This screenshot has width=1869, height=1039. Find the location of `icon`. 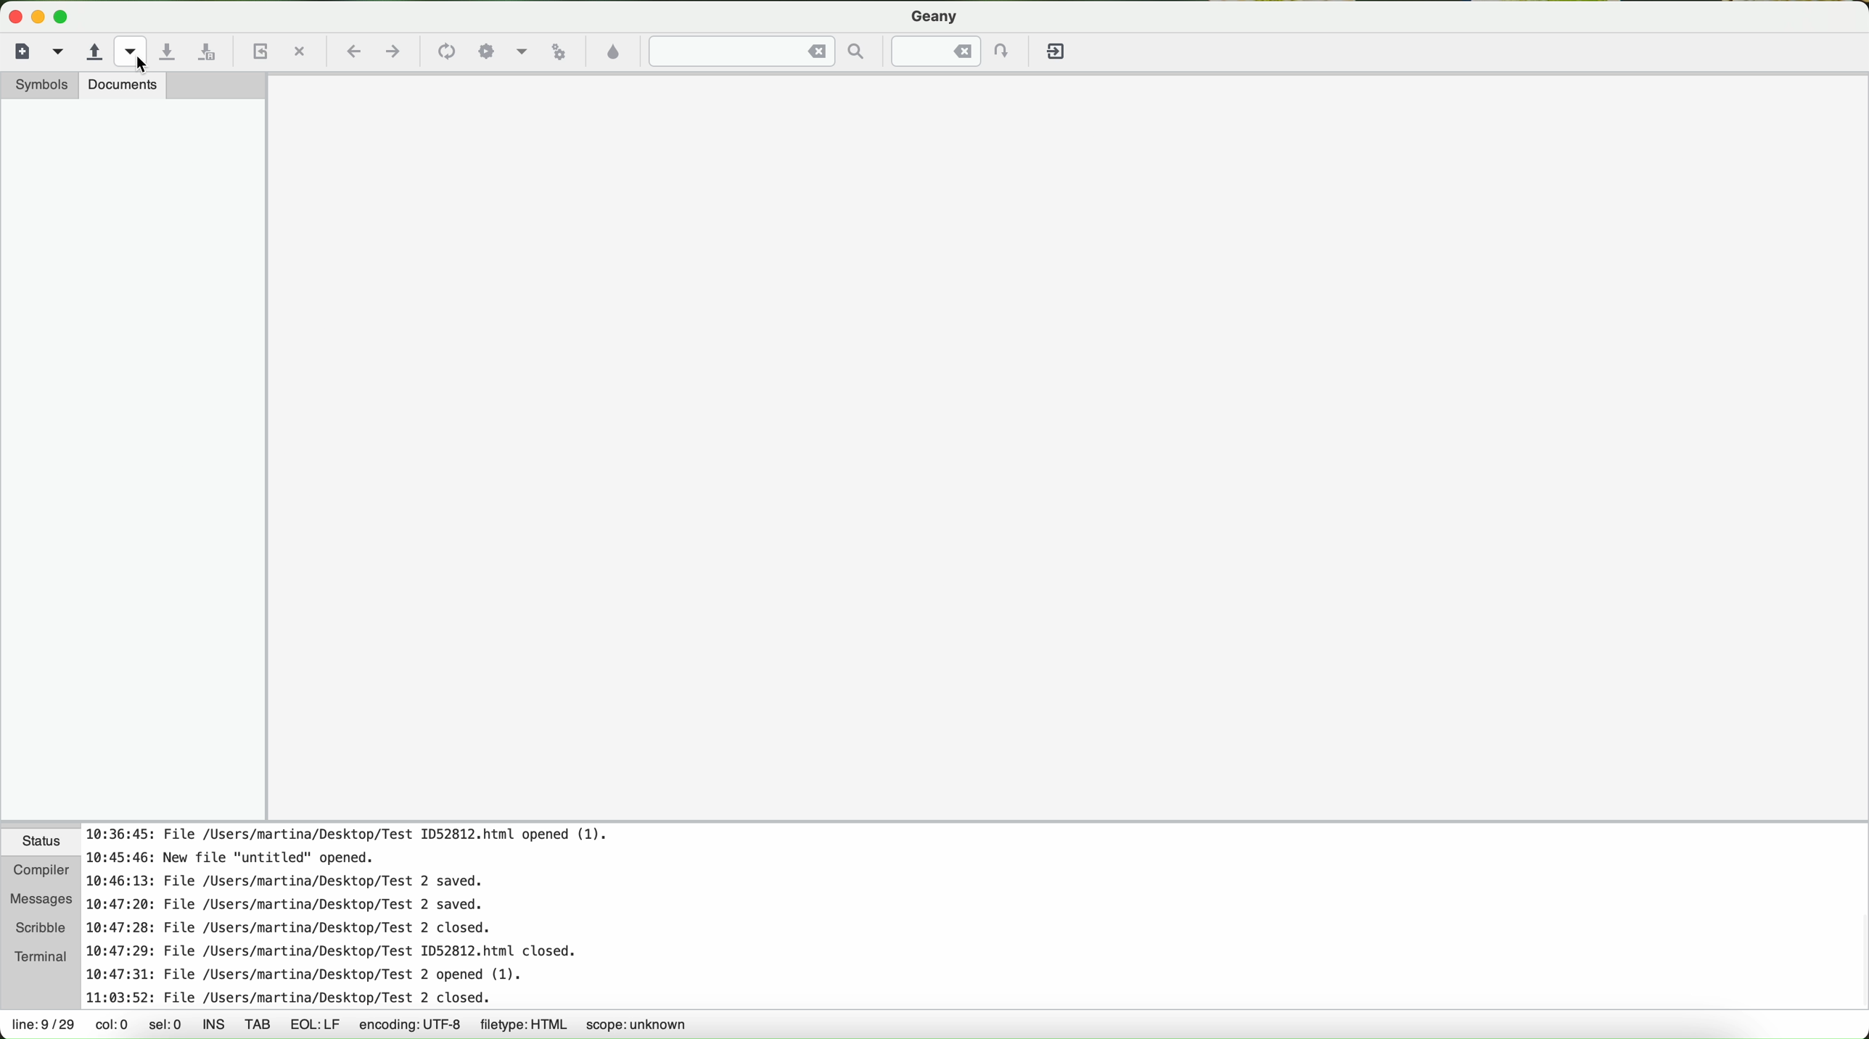

icon is located at coordinates (486, 52).